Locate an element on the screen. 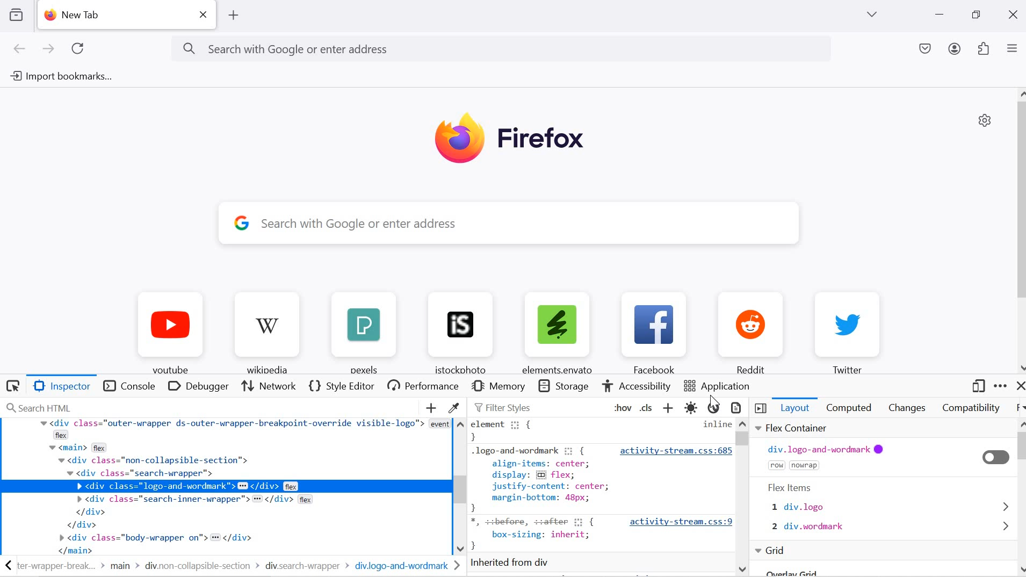  move up is located at coordinates (460, 424).